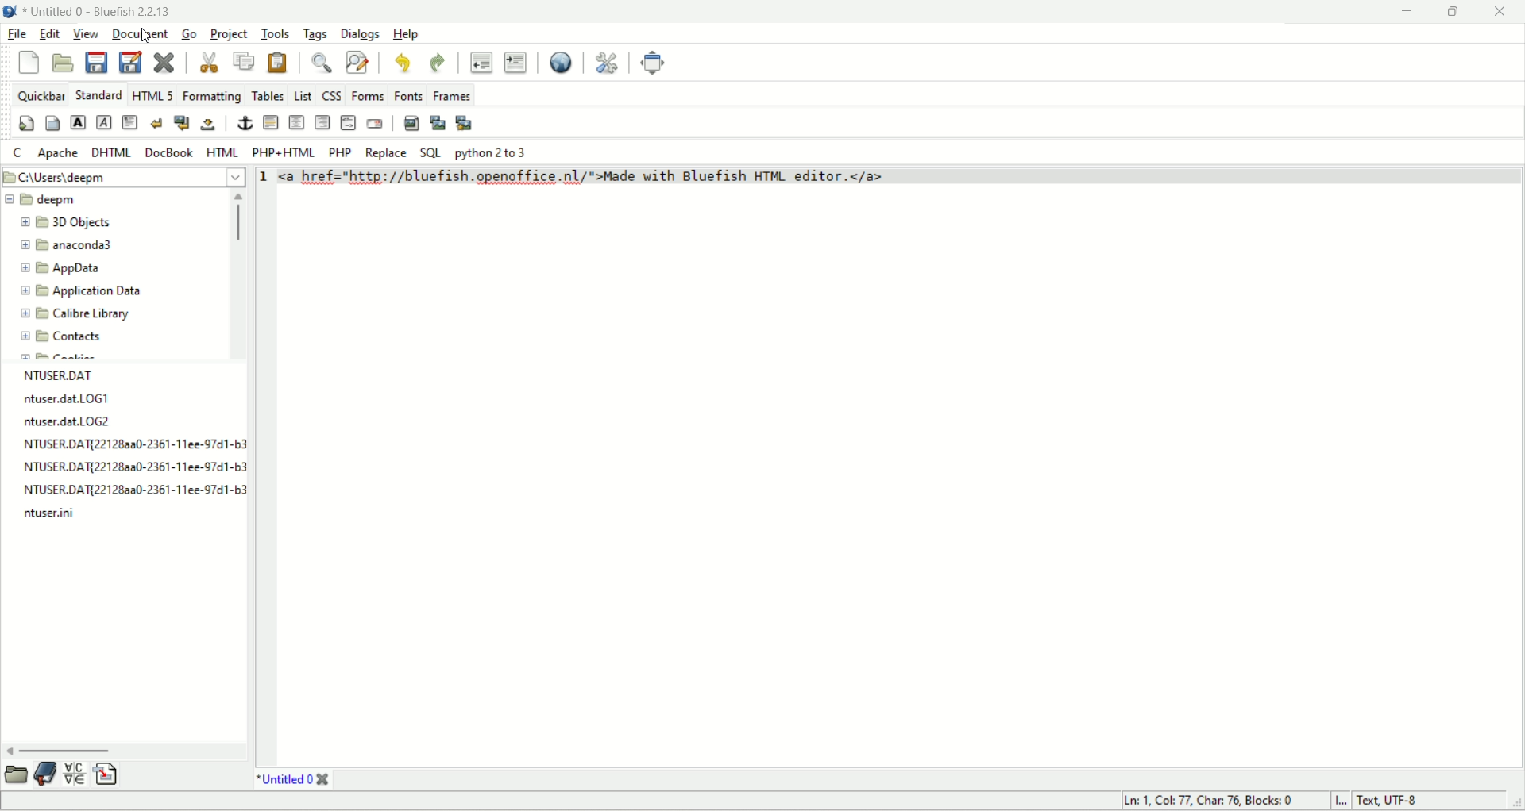 The height and width of the screenshot is (811, 1525). What do you see at coordinates (98, 94) in the screenshot?
I see `standard` at bounding box center [98, 94].